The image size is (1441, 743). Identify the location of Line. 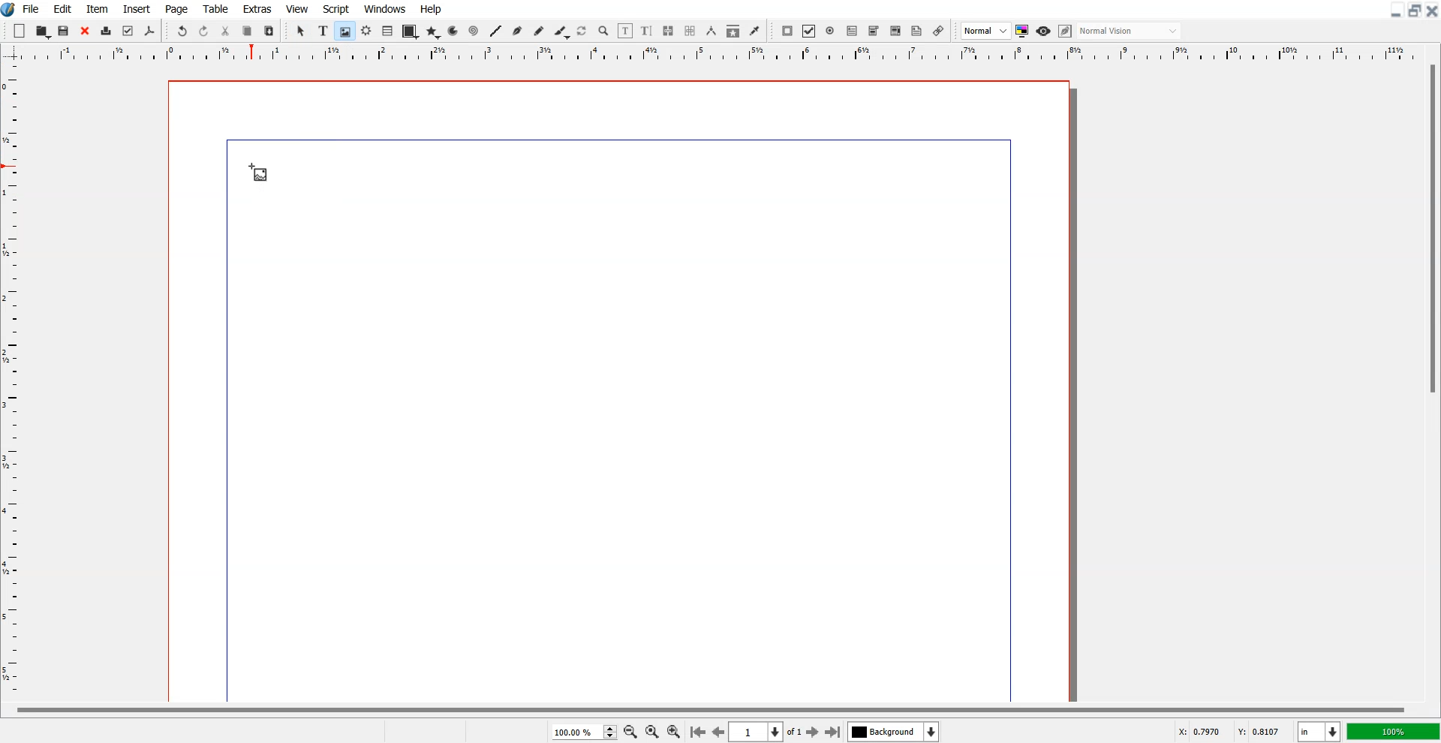
(496, 31).